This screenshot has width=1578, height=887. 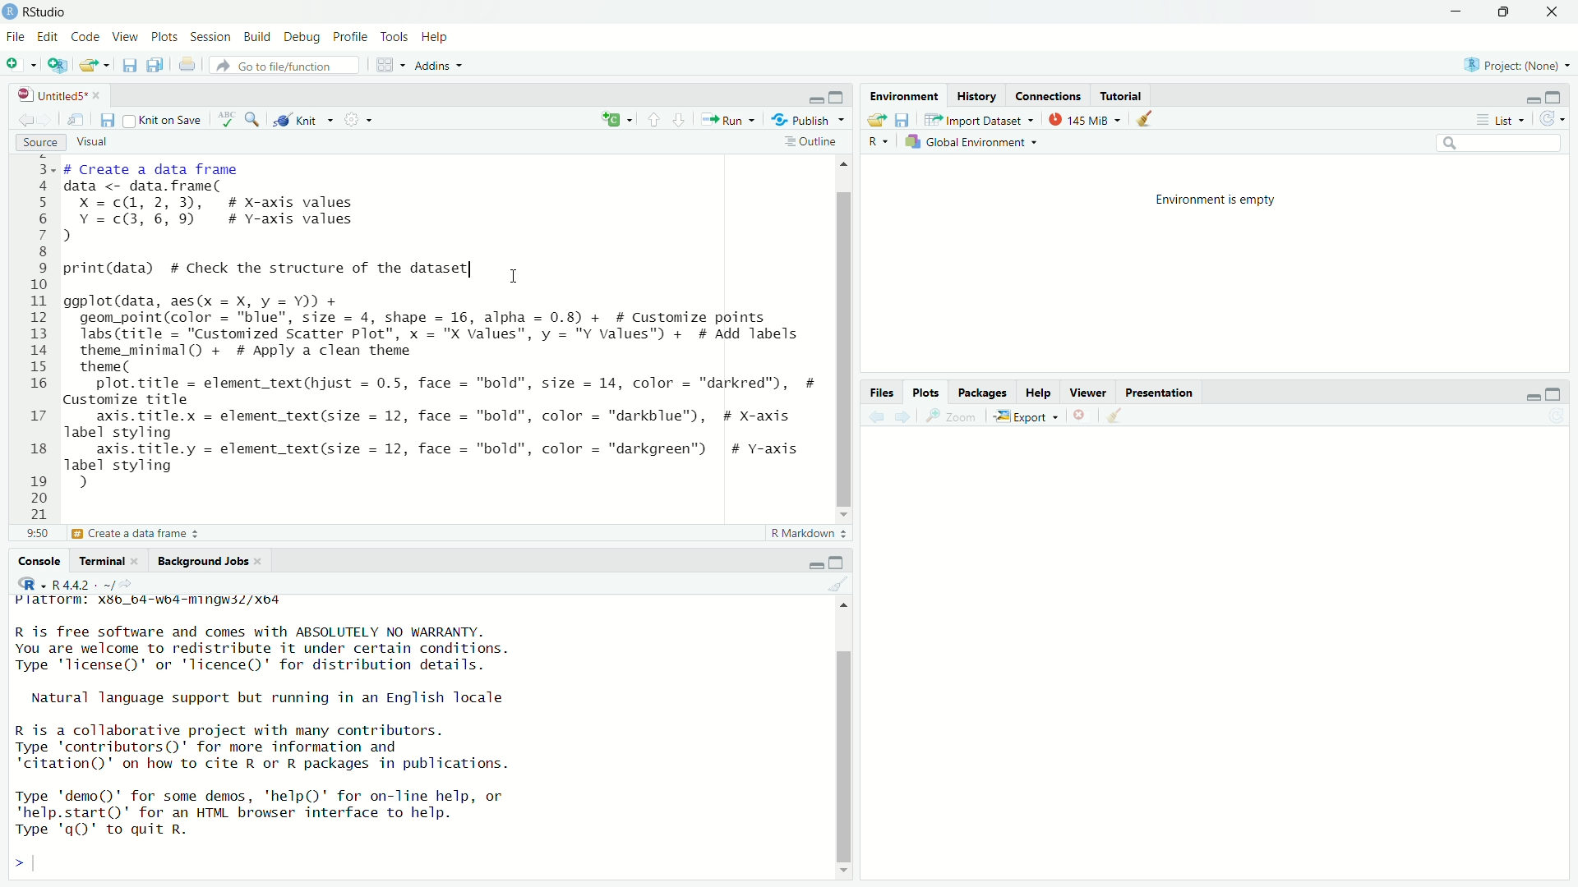 I want to click on Clear console, so click(x=1119, y=417).